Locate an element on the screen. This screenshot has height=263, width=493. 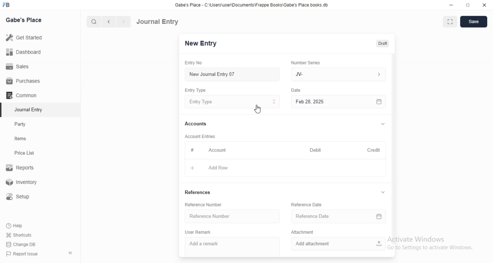
Accounts is located at coordinates (195, 123).